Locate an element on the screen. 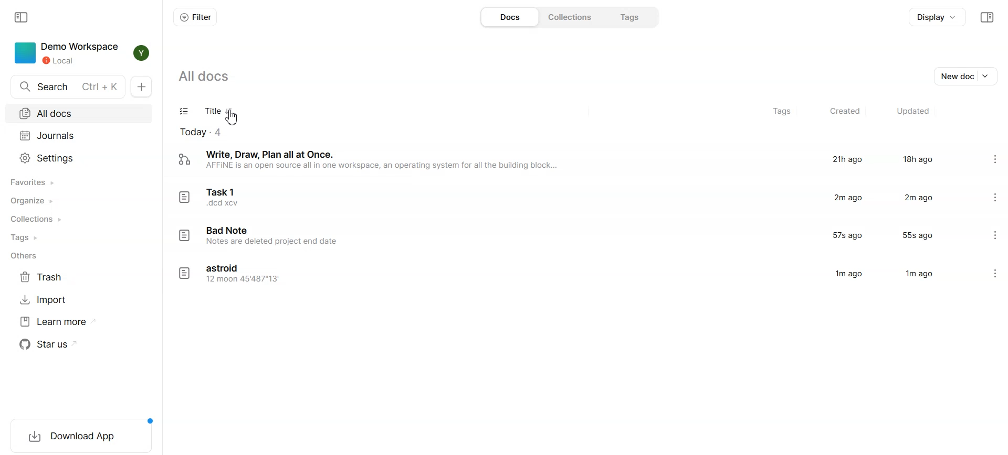  Settings is located at coordinates (996, 196).